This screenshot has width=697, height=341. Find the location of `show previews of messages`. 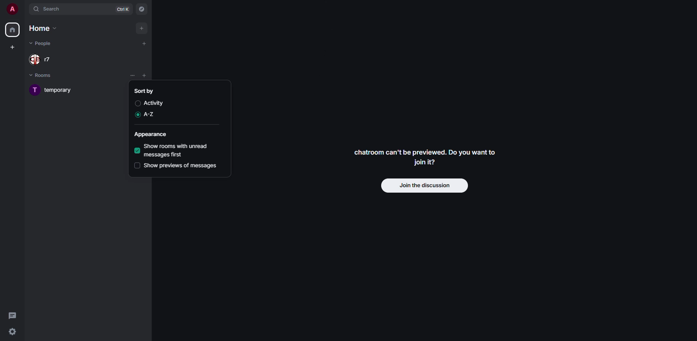

show previews of messages is located at coordinates (182, 166).